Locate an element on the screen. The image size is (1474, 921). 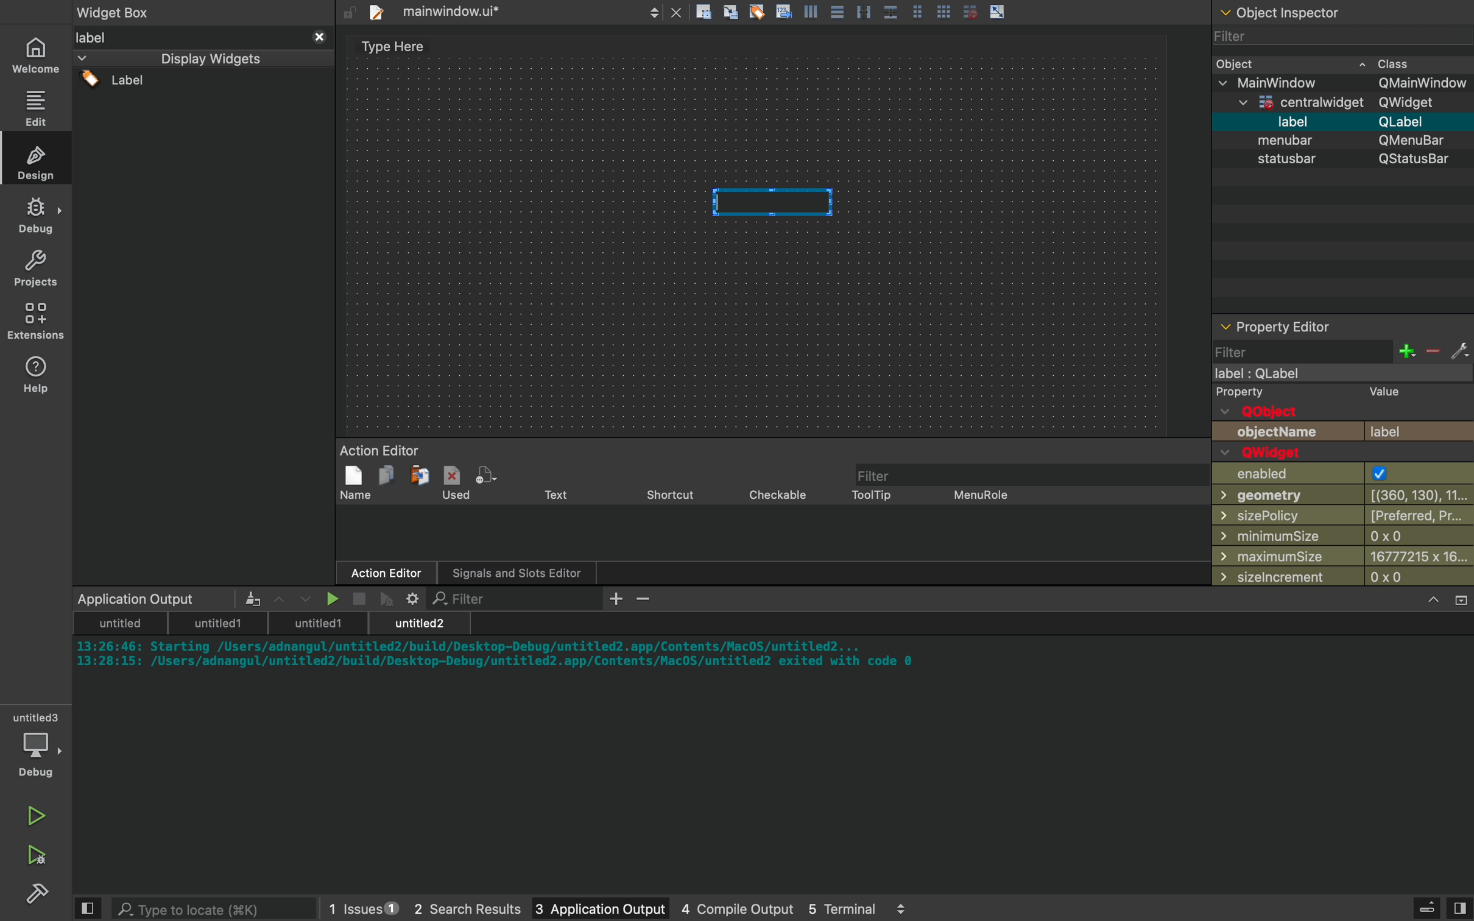
 is located at coordinates (846, 13).